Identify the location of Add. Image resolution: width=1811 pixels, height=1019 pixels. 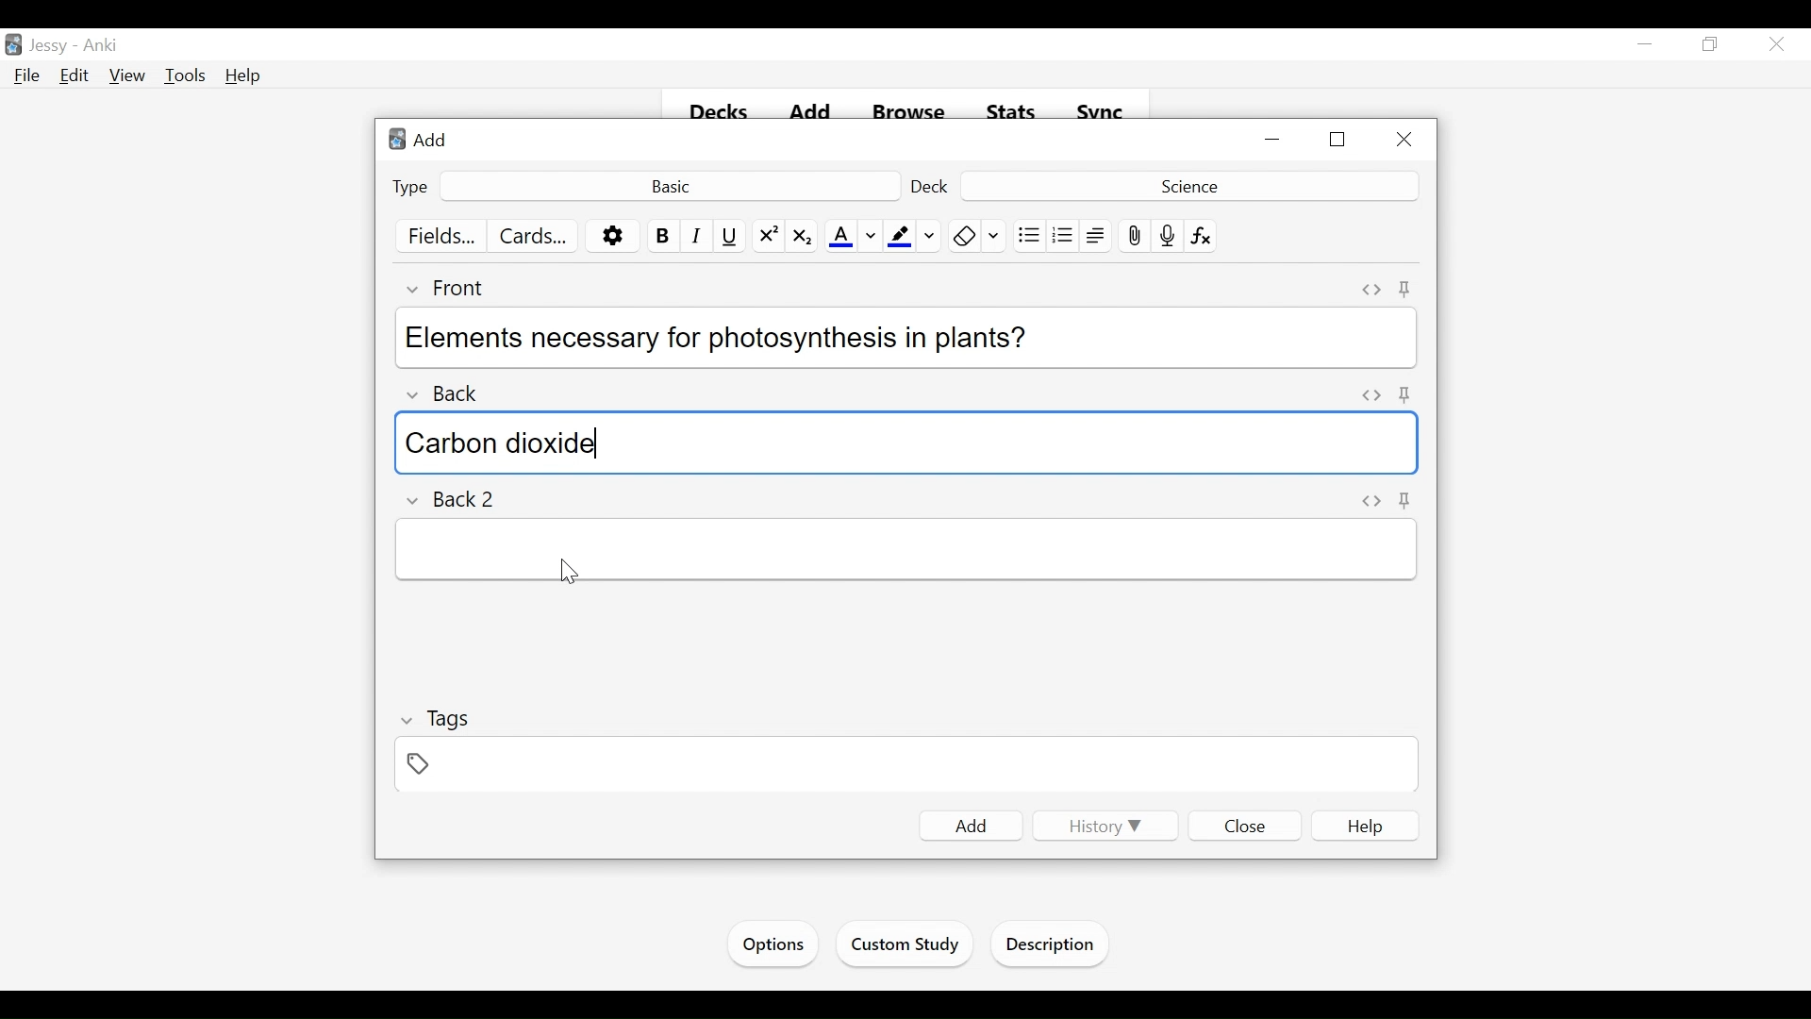
(972, 826).